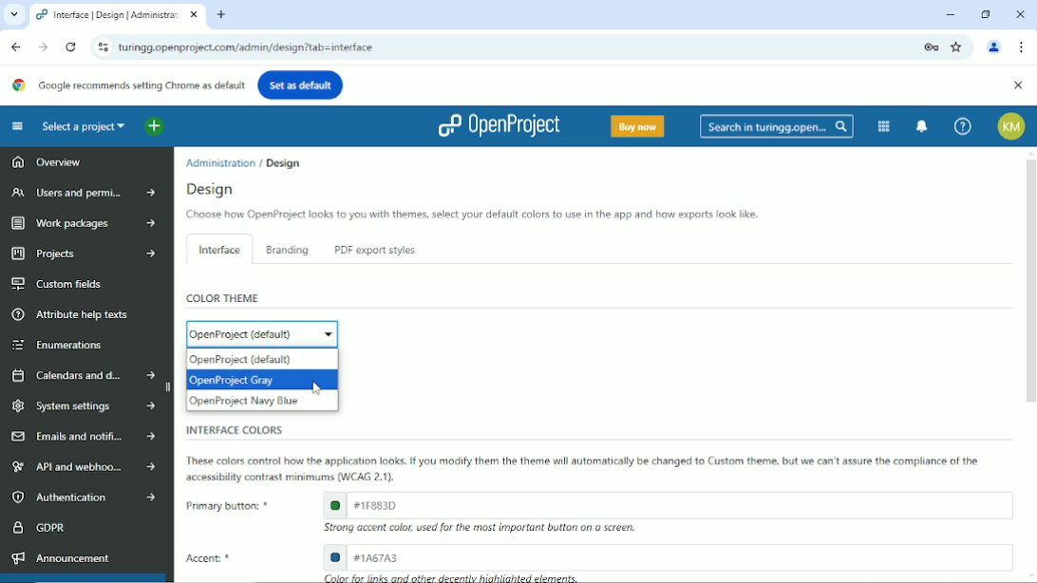 This screenshot has height=583, width=1037. I want to click on ll accessibility contrast minimums (WCAG 2.1)., so click(292, 478).